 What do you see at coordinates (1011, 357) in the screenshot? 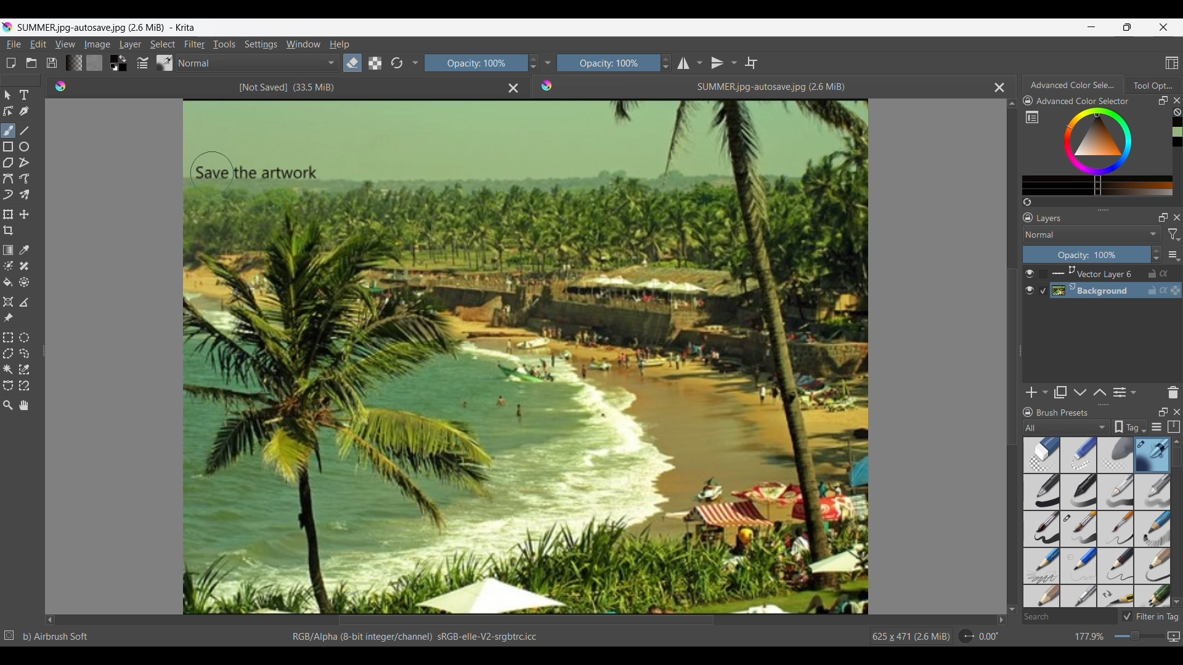
I see `Vertical slide bar` at bounding box center [1011, 357].